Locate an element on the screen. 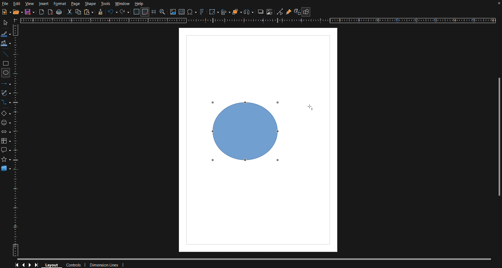  Controls is located at coordinates (27, 264).